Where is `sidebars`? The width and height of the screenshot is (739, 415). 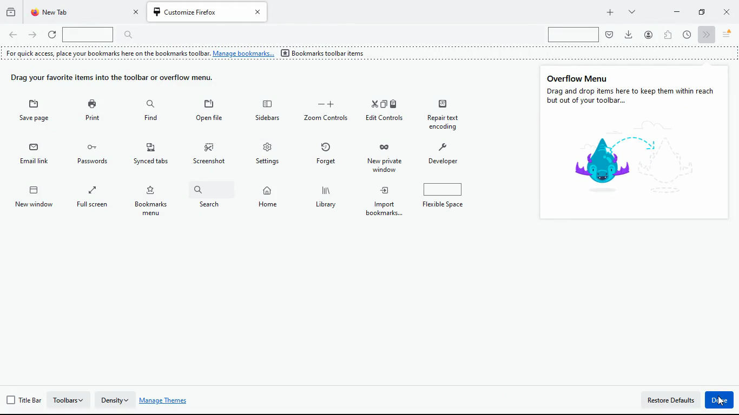
sidebars is located at coordinates (325, 111).